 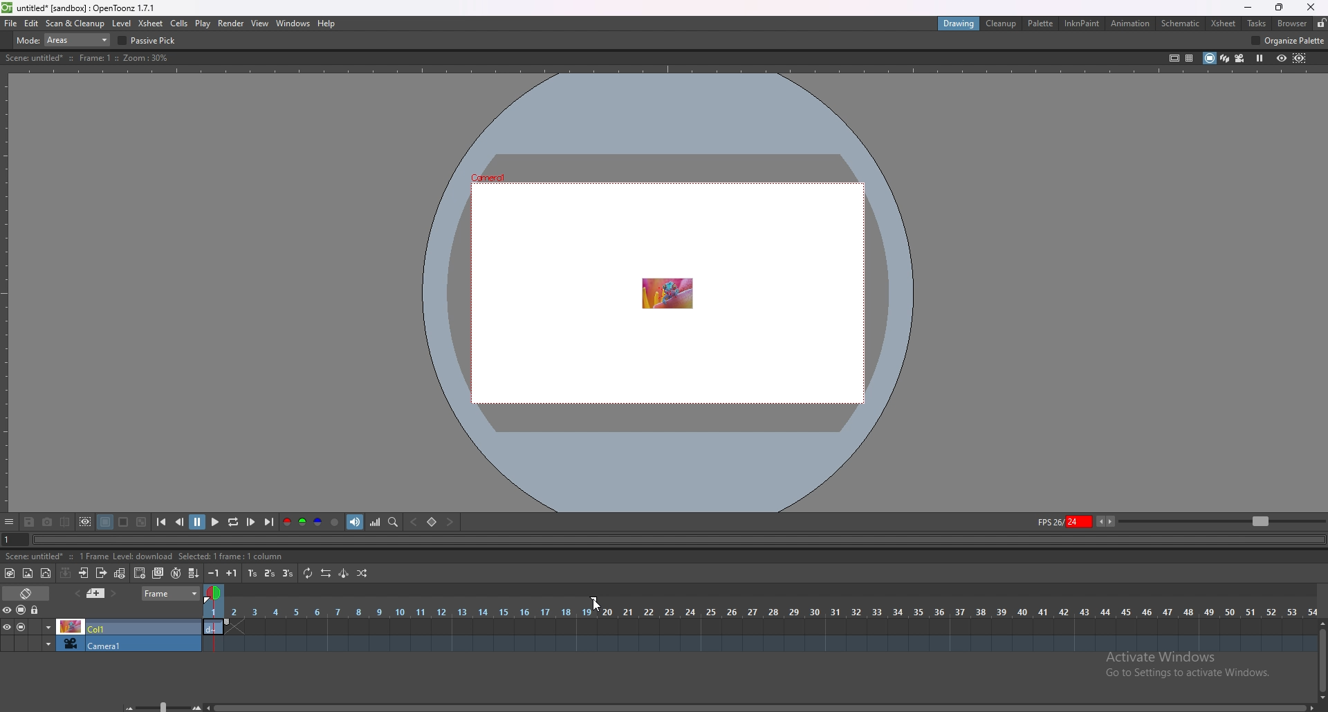 What do you see at coordinates (595, 603) in the screenshot?
I see `cursor` at bounding box center [595, 603].